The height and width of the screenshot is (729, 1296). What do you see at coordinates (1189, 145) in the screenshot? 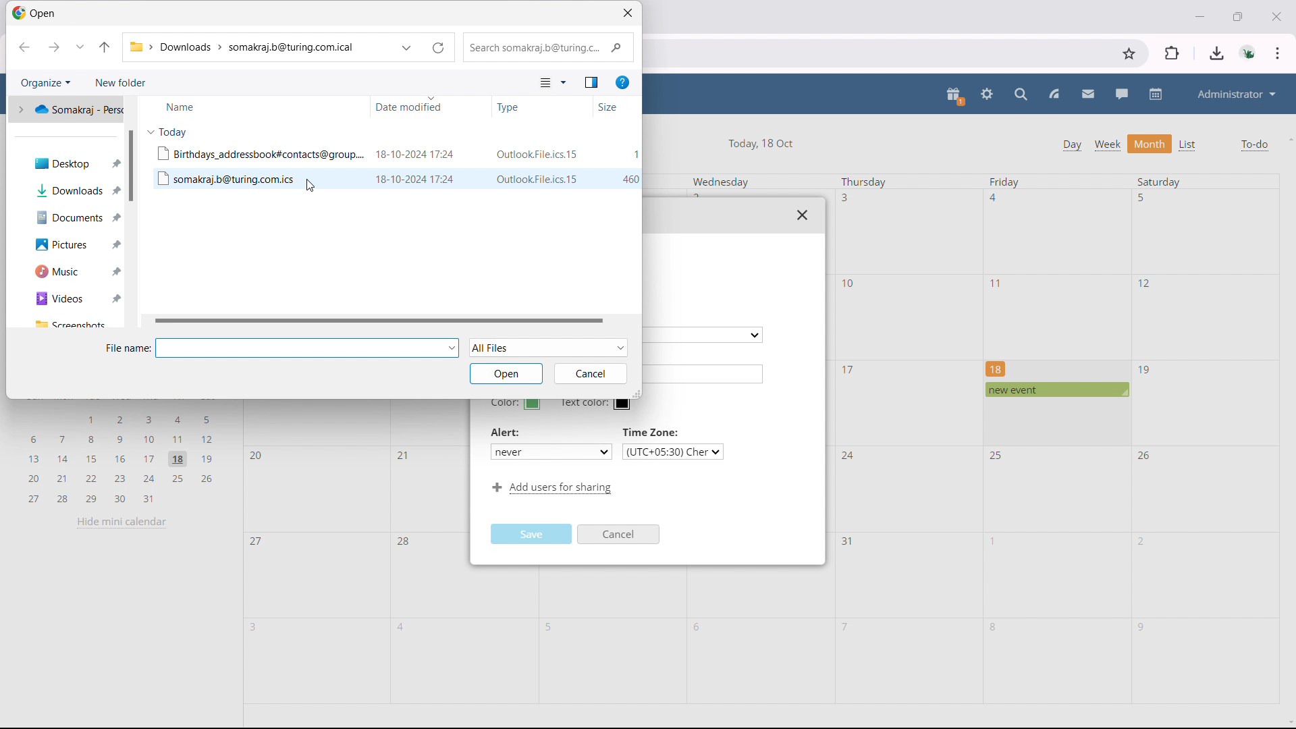
I see `List` at bounding box center [1189, 145].